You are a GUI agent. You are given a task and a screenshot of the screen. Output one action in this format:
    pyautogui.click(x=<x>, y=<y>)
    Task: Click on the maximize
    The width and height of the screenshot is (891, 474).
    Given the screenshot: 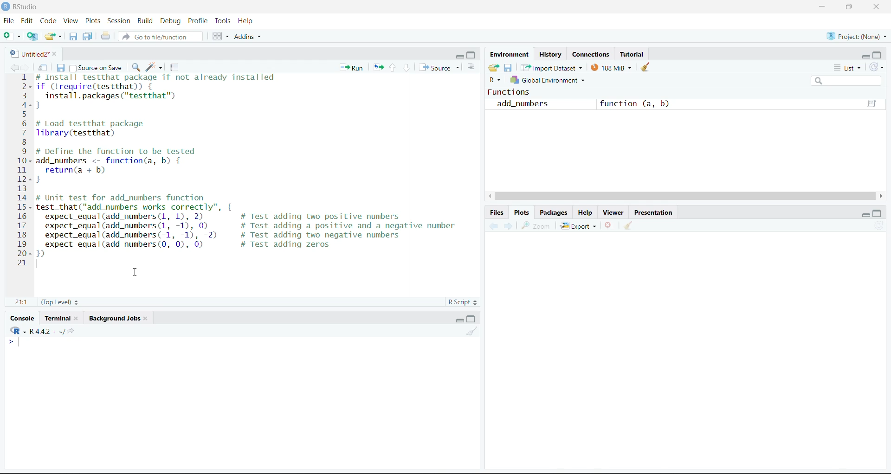 What is the action you would take?
    pyautogui.click(x=851, y=7)
    